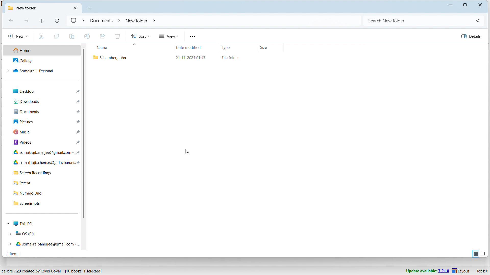  I want to click on rename, so click(87, 36).